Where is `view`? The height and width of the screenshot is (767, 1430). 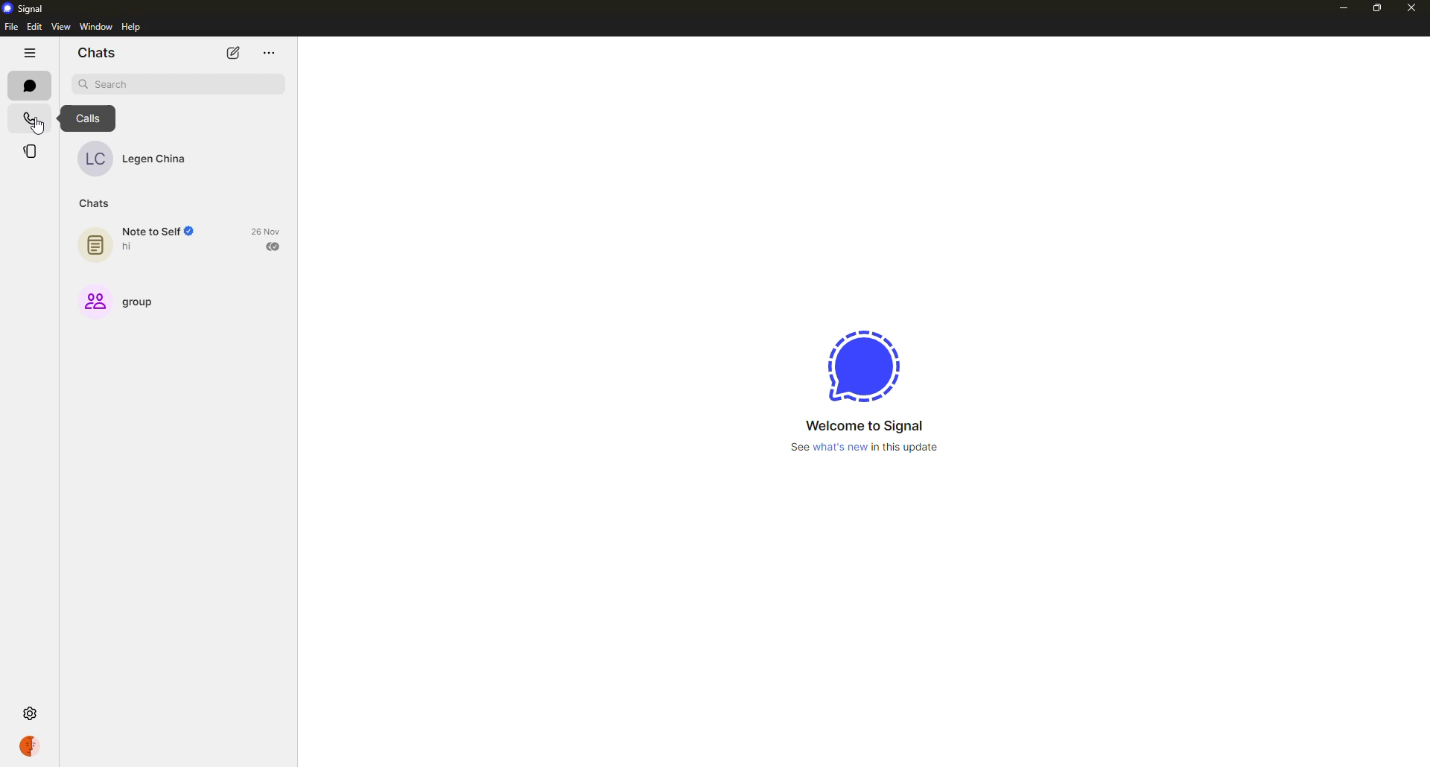
view is located at coordinates (61, 26).